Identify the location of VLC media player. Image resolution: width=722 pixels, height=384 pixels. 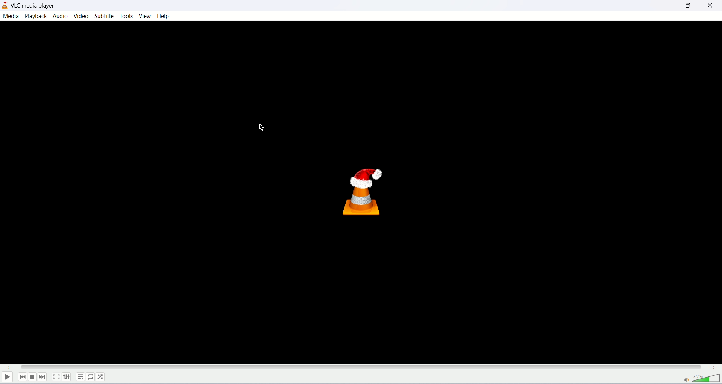
(33, 6).